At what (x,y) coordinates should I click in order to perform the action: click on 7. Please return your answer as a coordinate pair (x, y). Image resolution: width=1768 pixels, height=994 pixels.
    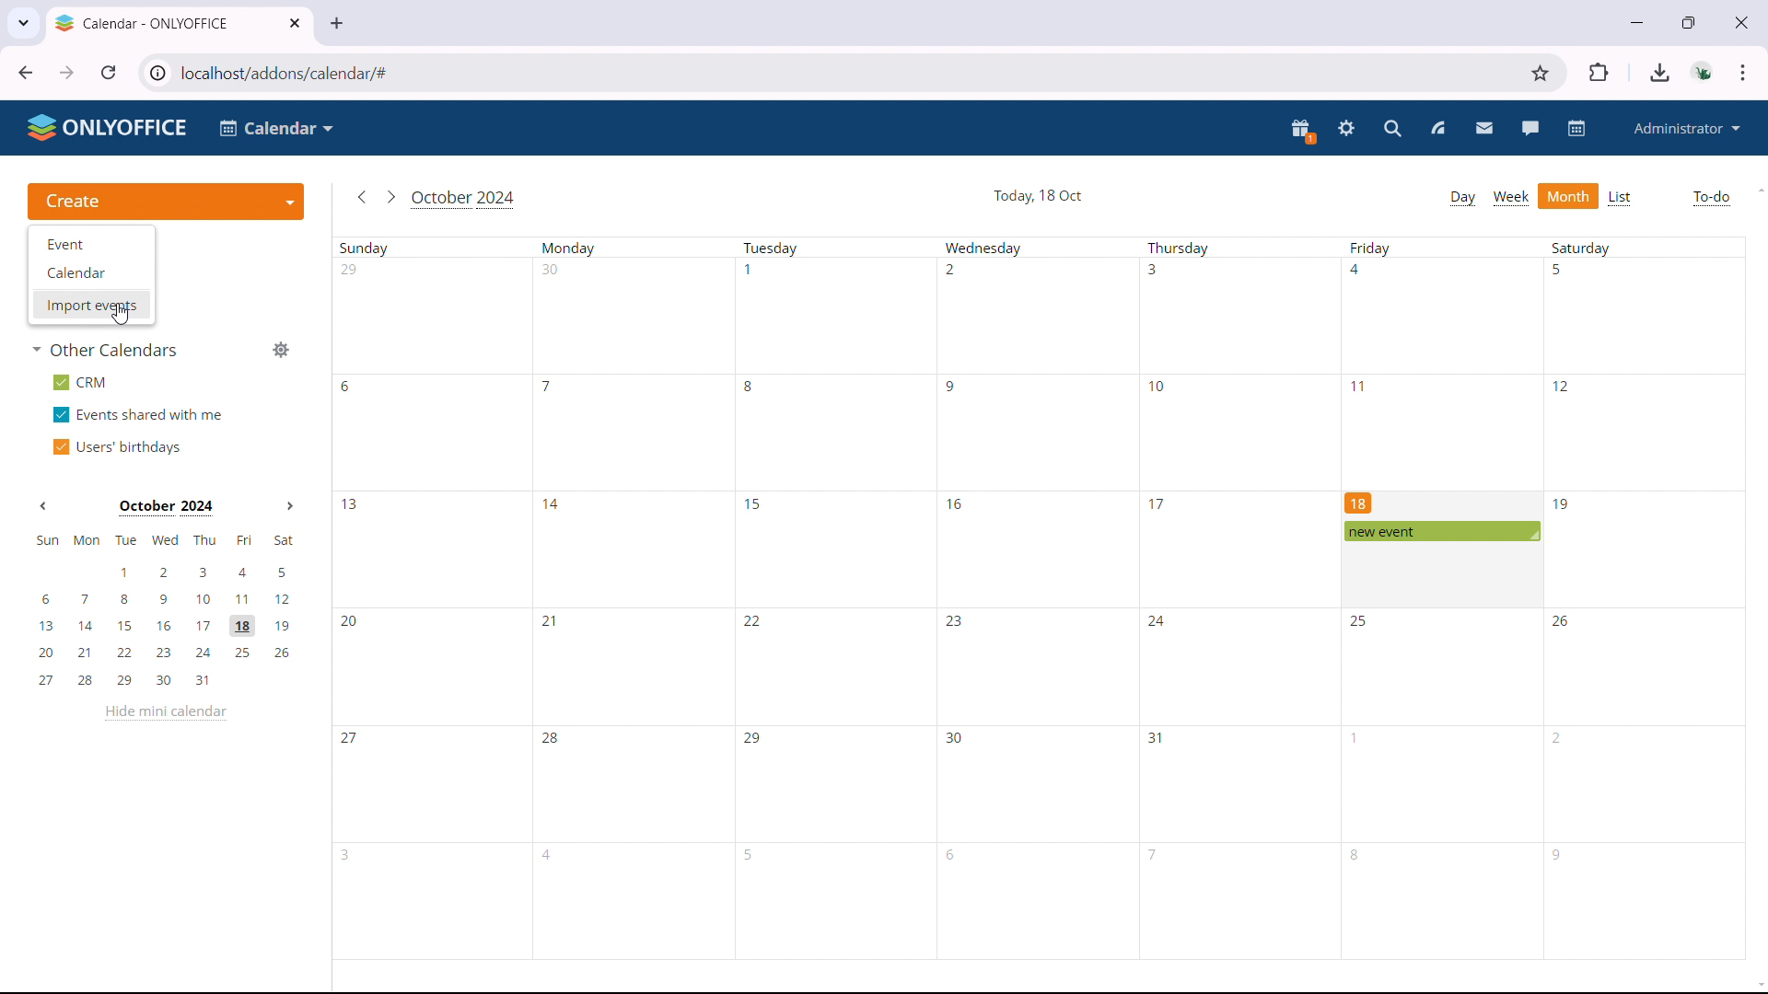
    Looking at the image, I should click on (1154, 853).